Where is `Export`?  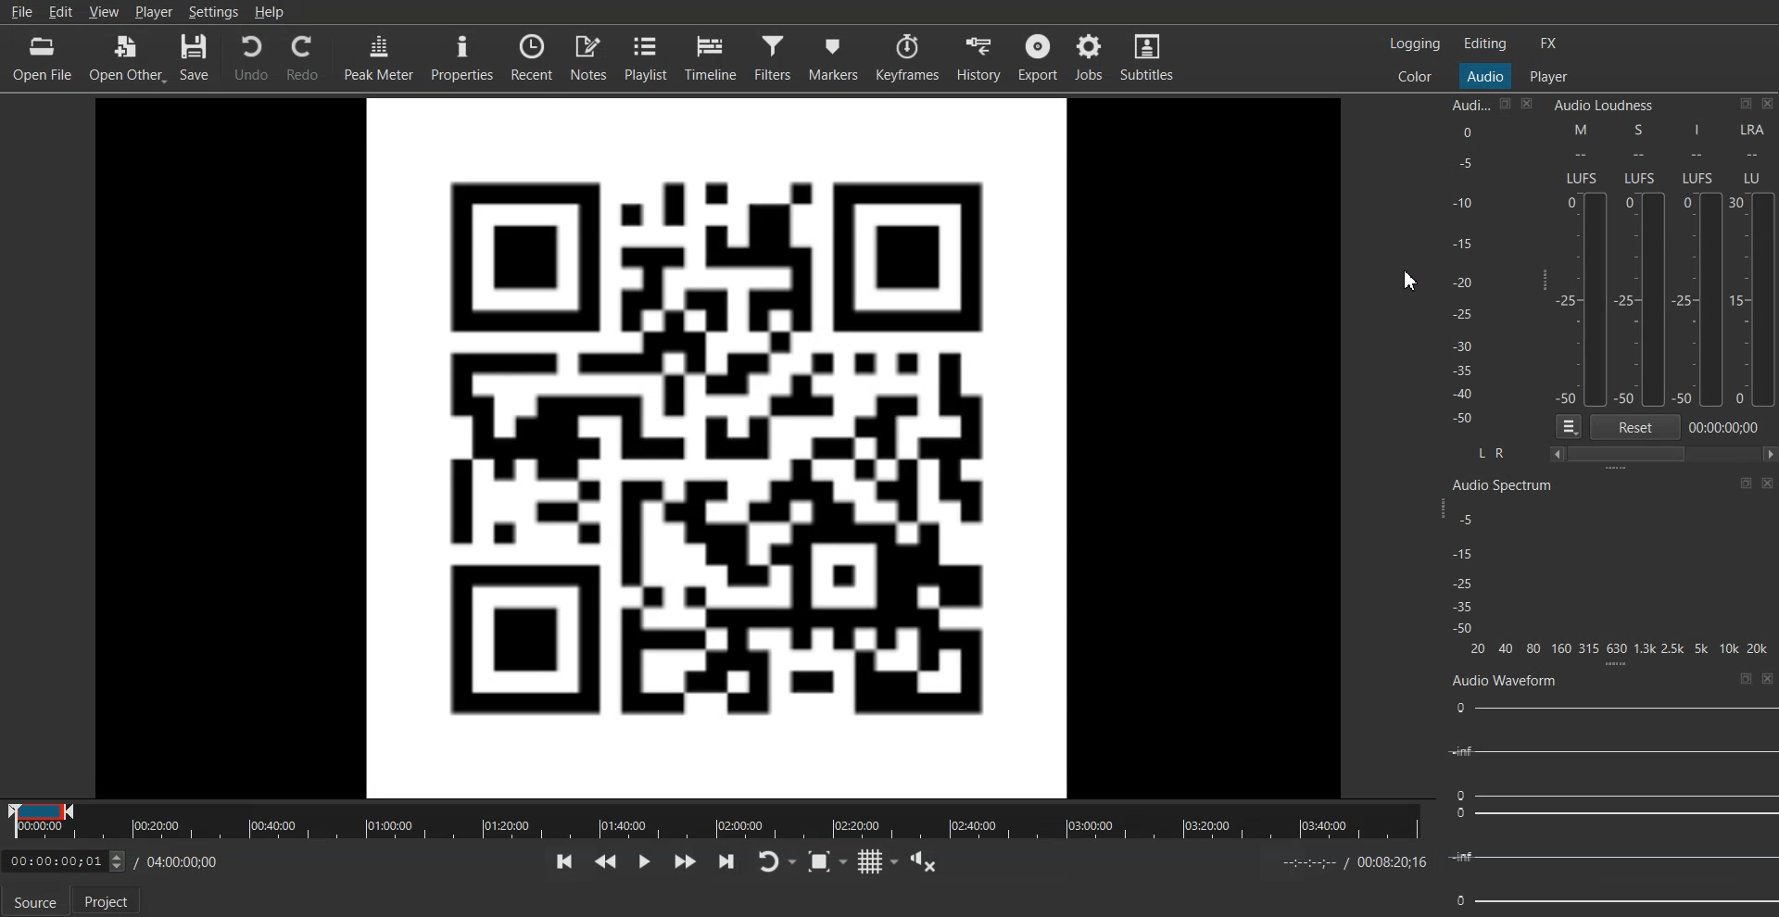 Export is located at coordinates (1039, 57).